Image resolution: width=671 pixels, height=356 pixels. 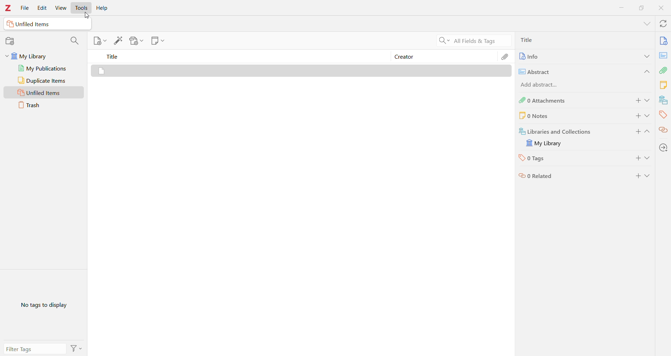 What do you see at coordinates (77, 349) in the screenshot?
I see `Actions` at bounding box center [77, 349].